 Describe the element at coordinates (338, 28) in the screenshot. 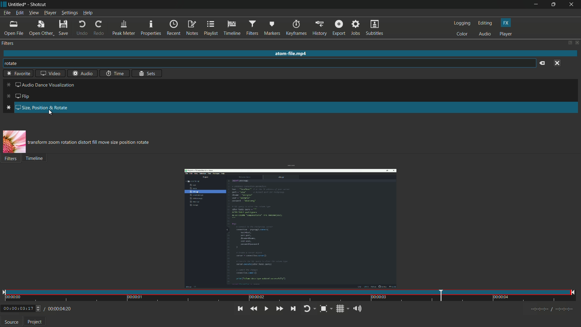

I see `export` at that location.